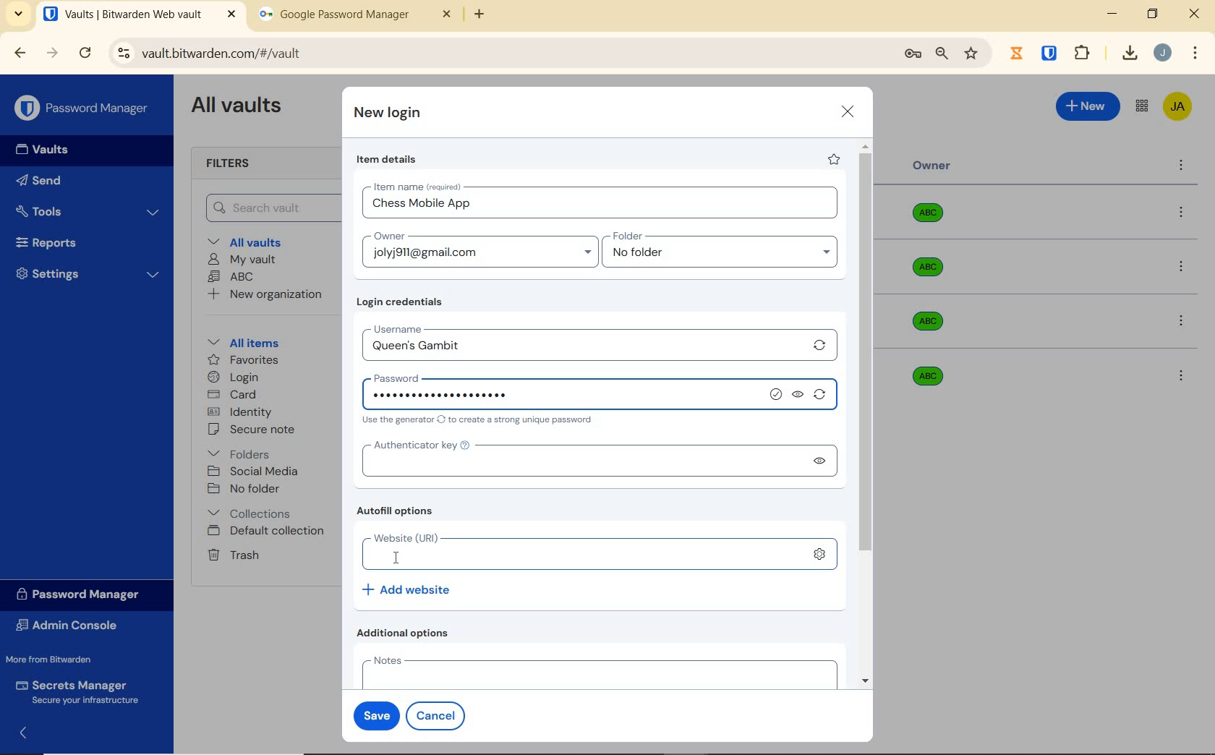  Describe the element at coordinates (579, 553) in the screenshot. I see `Website (URL)` at that location.